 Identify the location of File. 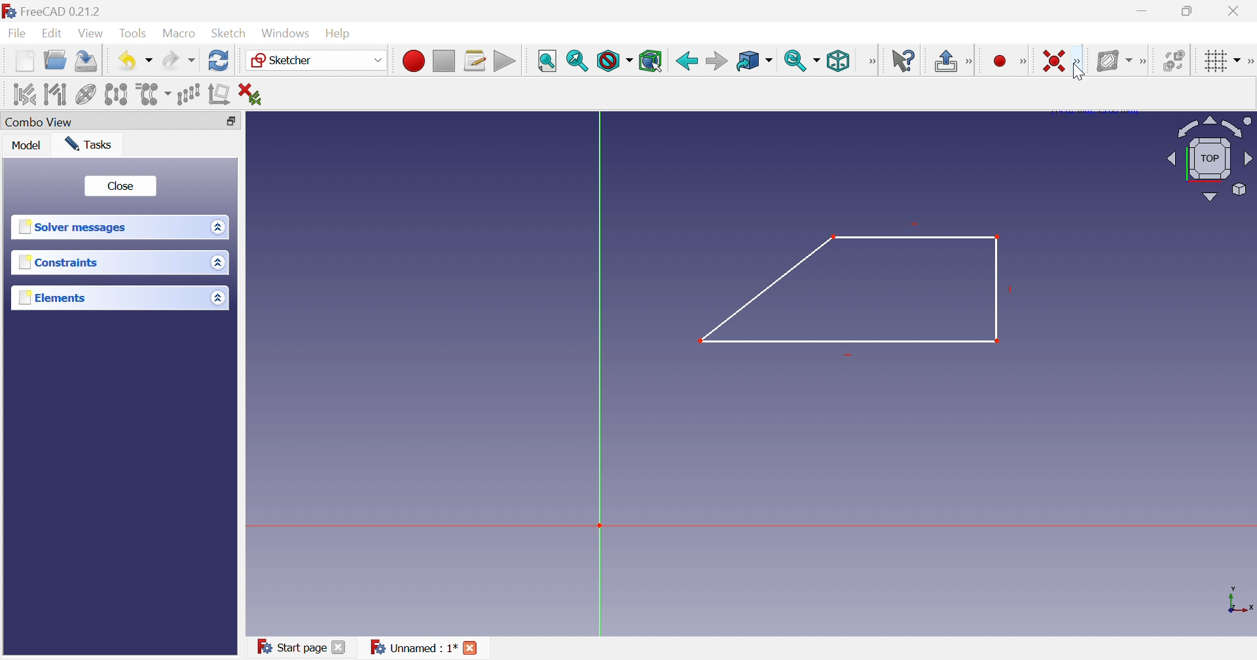
(17, 35).